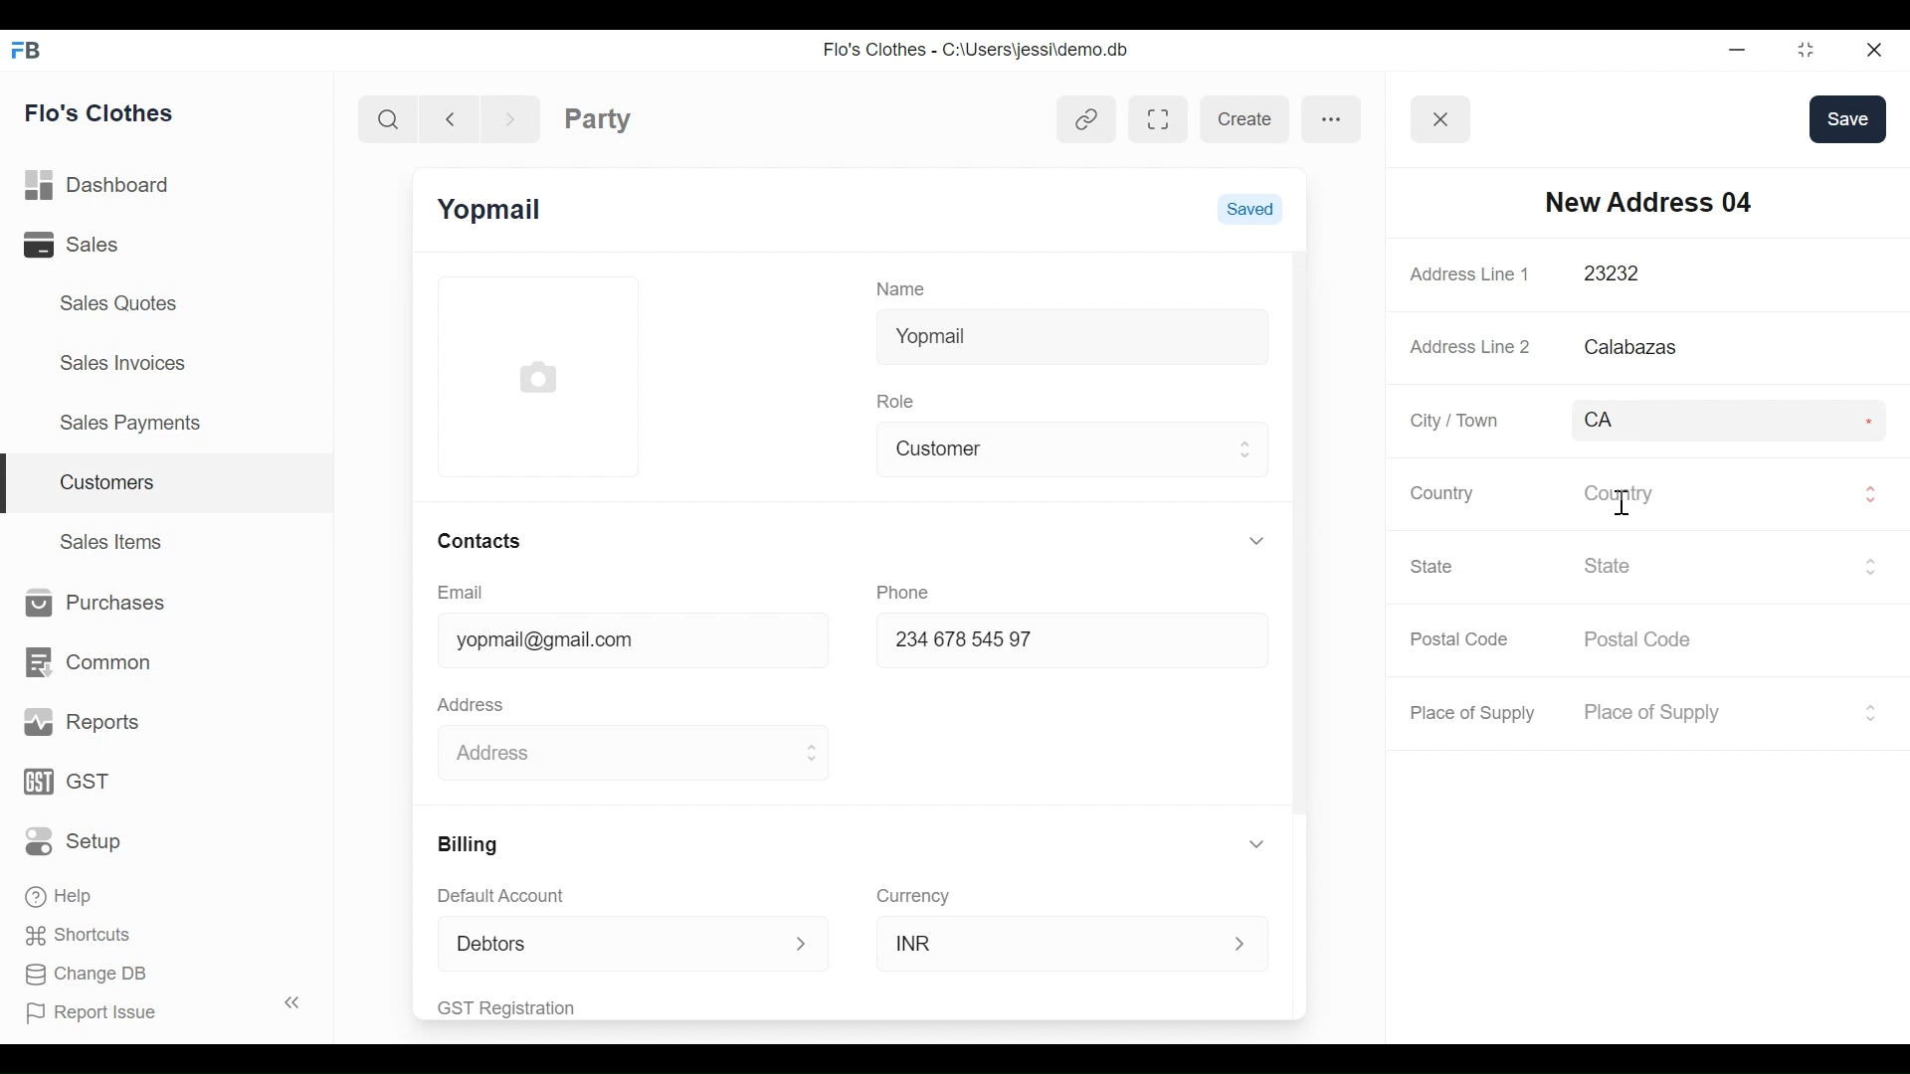 This screenshot has height=1074, width=1910. What do you see at coordinates (128, 422) in the screenshot?
I see `Sales Payments` at bounding box center [128, 422].